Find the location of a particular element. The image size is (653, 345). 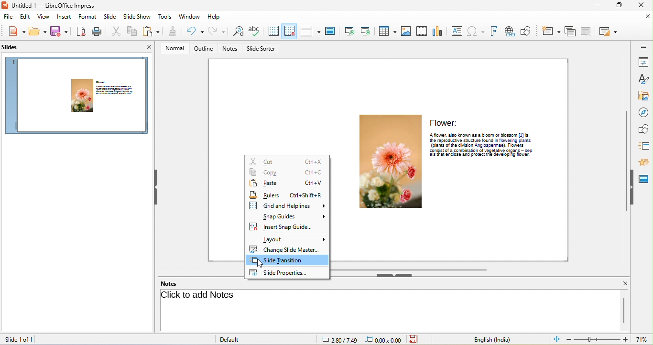

paste is located at coordinates (287, 183).